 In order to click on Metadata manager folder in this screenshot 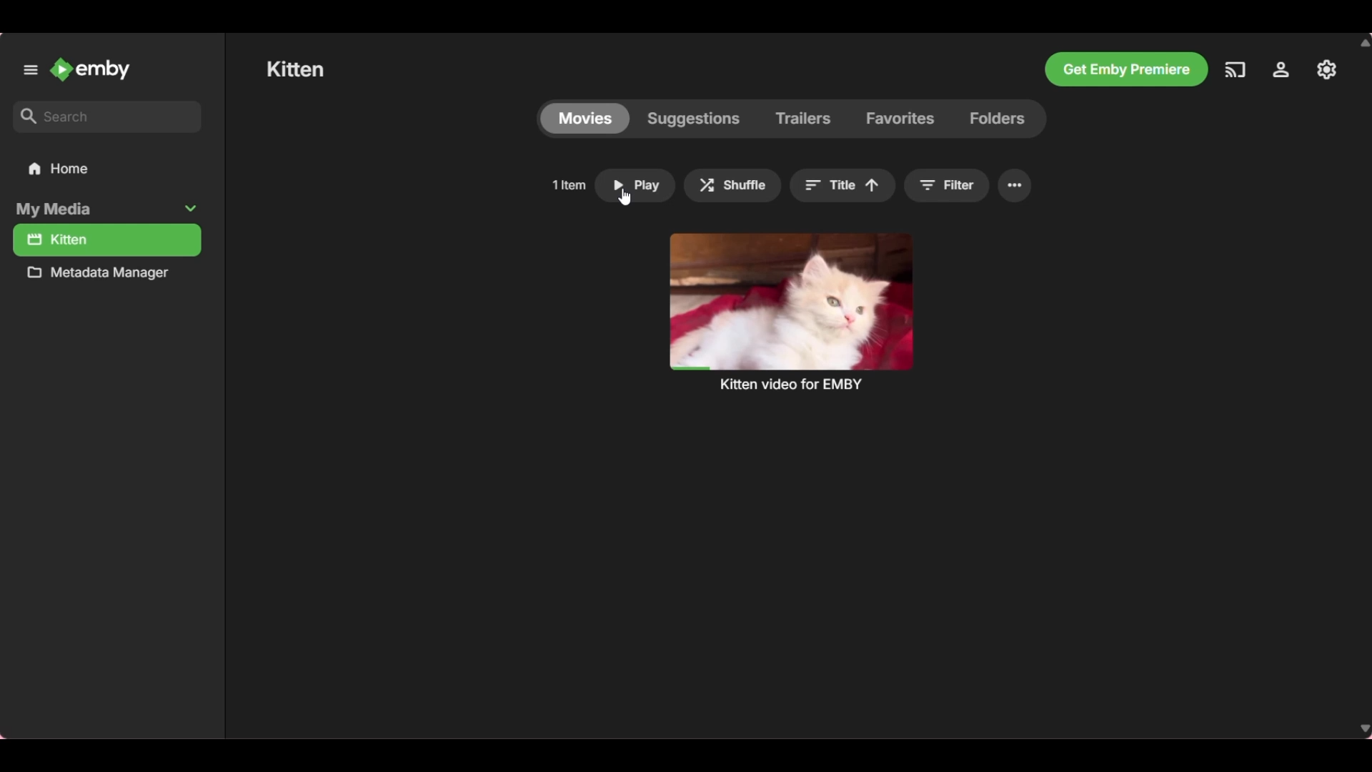, I will do `click(104, 274)`.